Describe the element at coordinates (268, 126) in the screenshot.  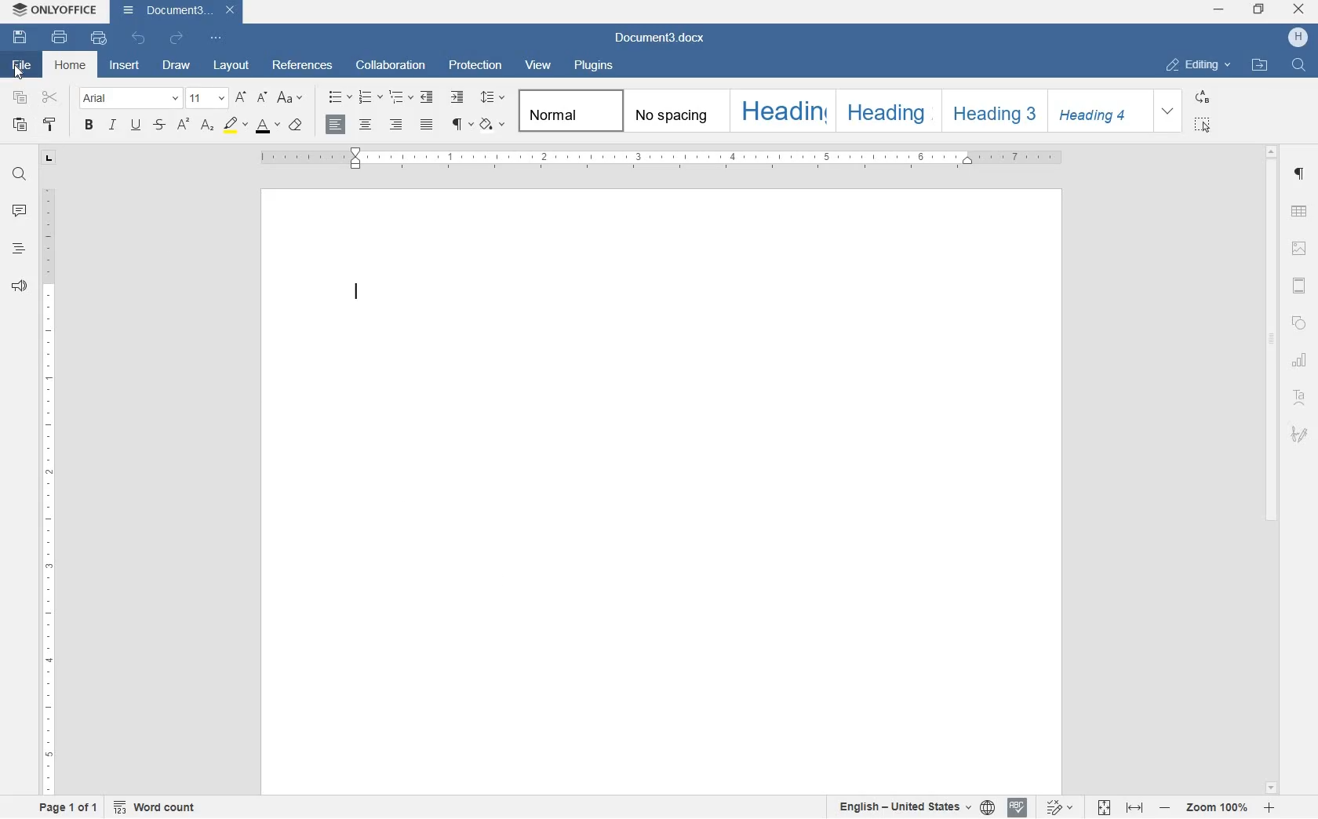
I see `font color` at that location.